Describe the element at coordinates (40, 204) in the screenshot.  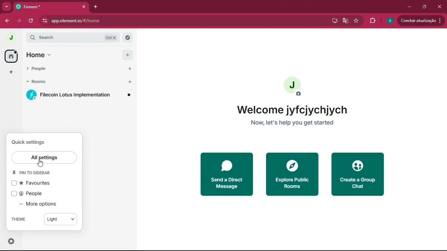
I see `more options` at that location.